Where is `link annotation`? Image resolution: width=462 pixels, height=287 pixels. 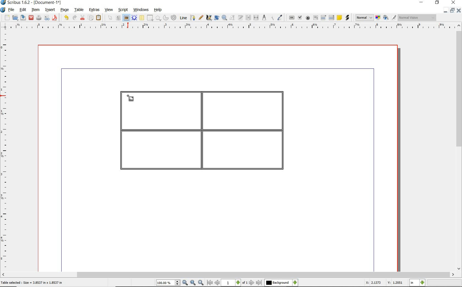
link annotation is located at coordinates (347, 18).